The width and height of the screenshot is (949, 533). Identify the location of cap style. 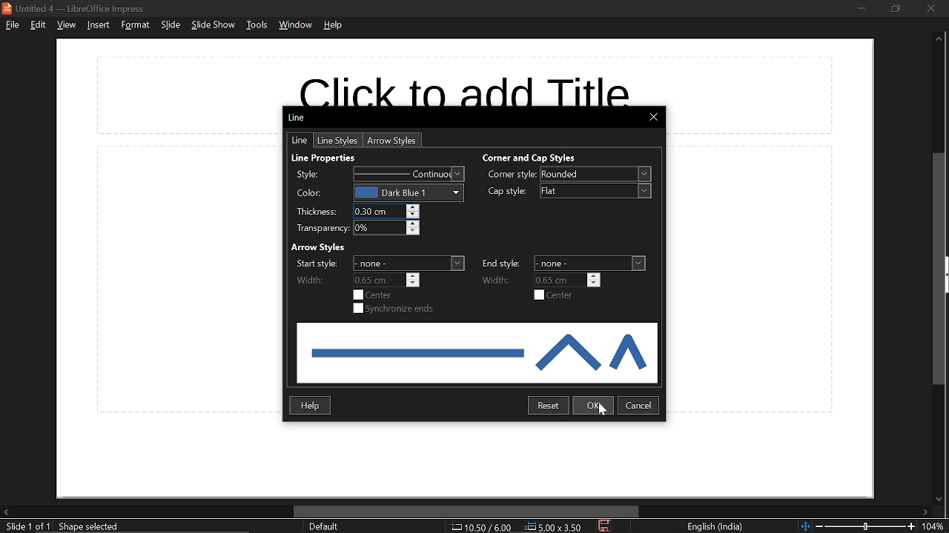
(595, 191).